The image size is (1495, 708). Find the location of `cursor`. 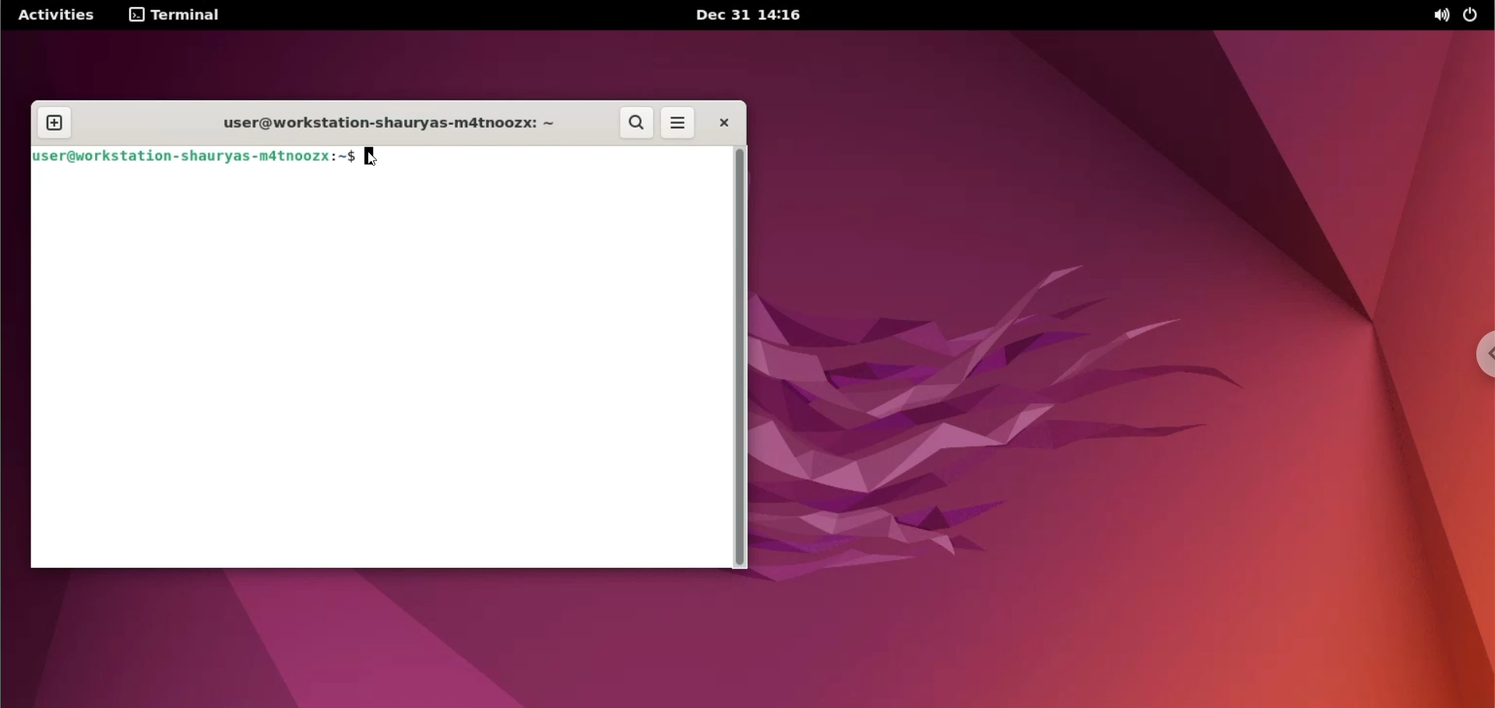

cursor is located at coordinates (373, 157).